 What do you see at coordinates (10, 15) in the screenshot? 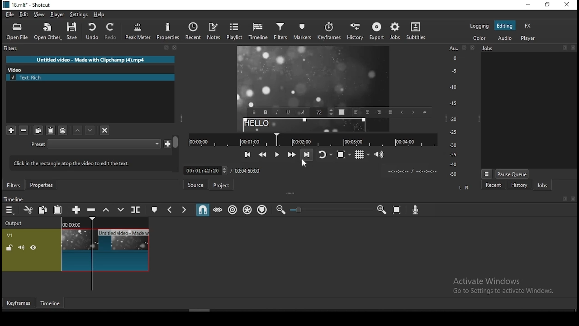
I see `file` at bounding box center [10, 15].